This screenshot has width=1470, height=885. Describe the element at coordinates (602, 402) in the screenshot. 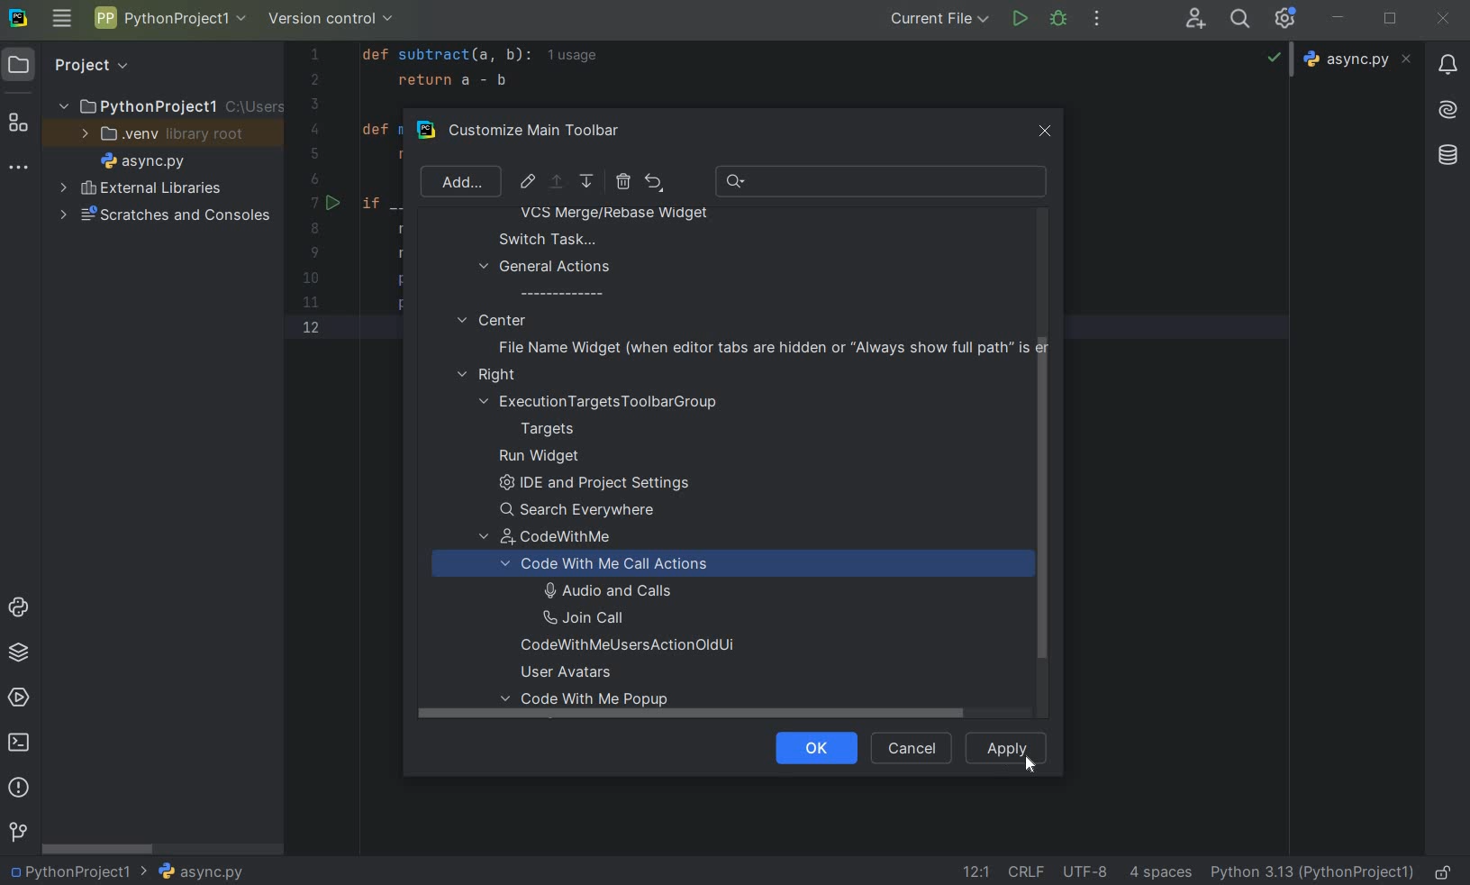

I see `execution Targets Toolbar Group` at that location.